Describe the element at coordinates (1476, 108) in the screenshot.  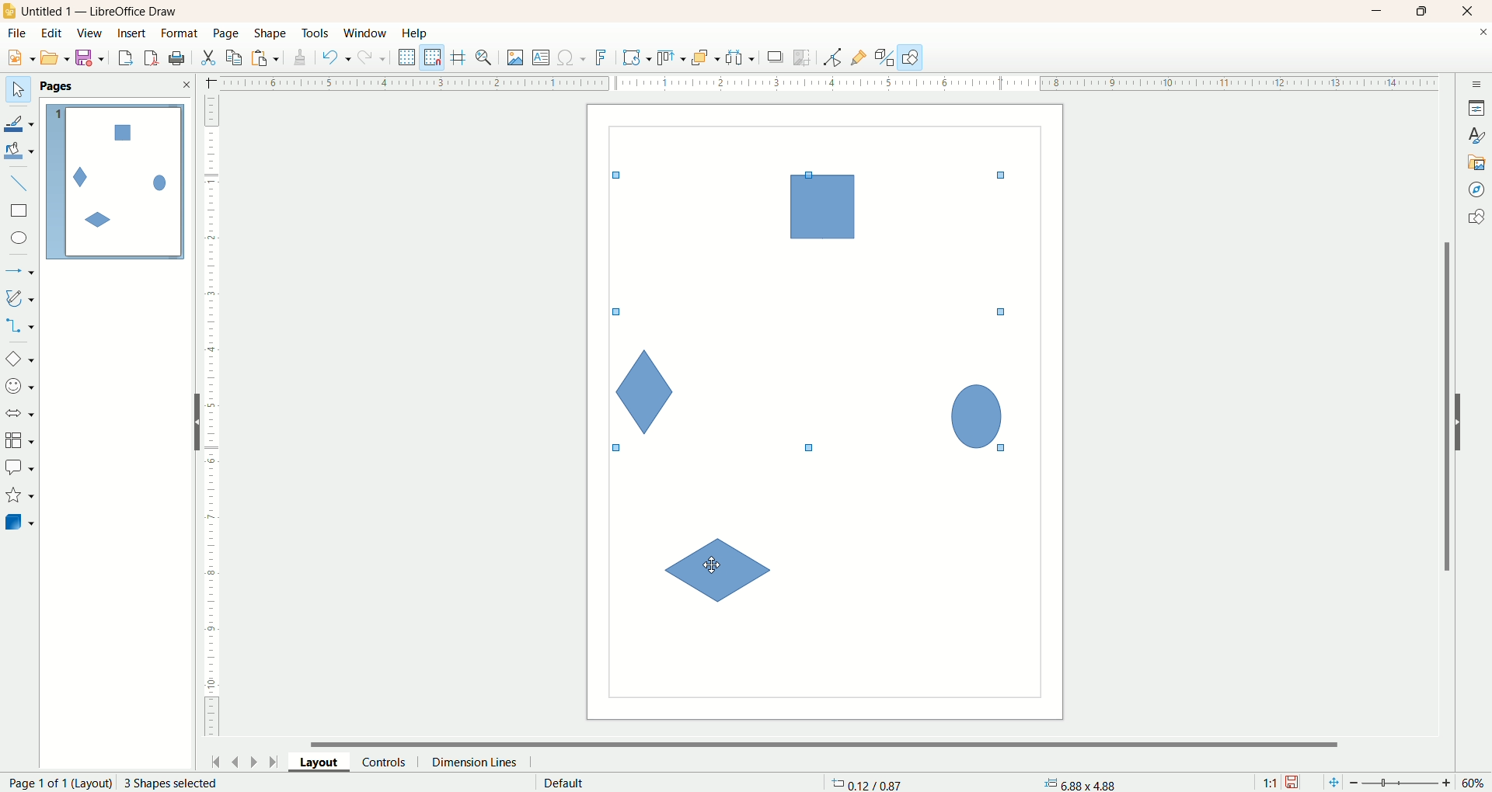
I see `properties` at that location.